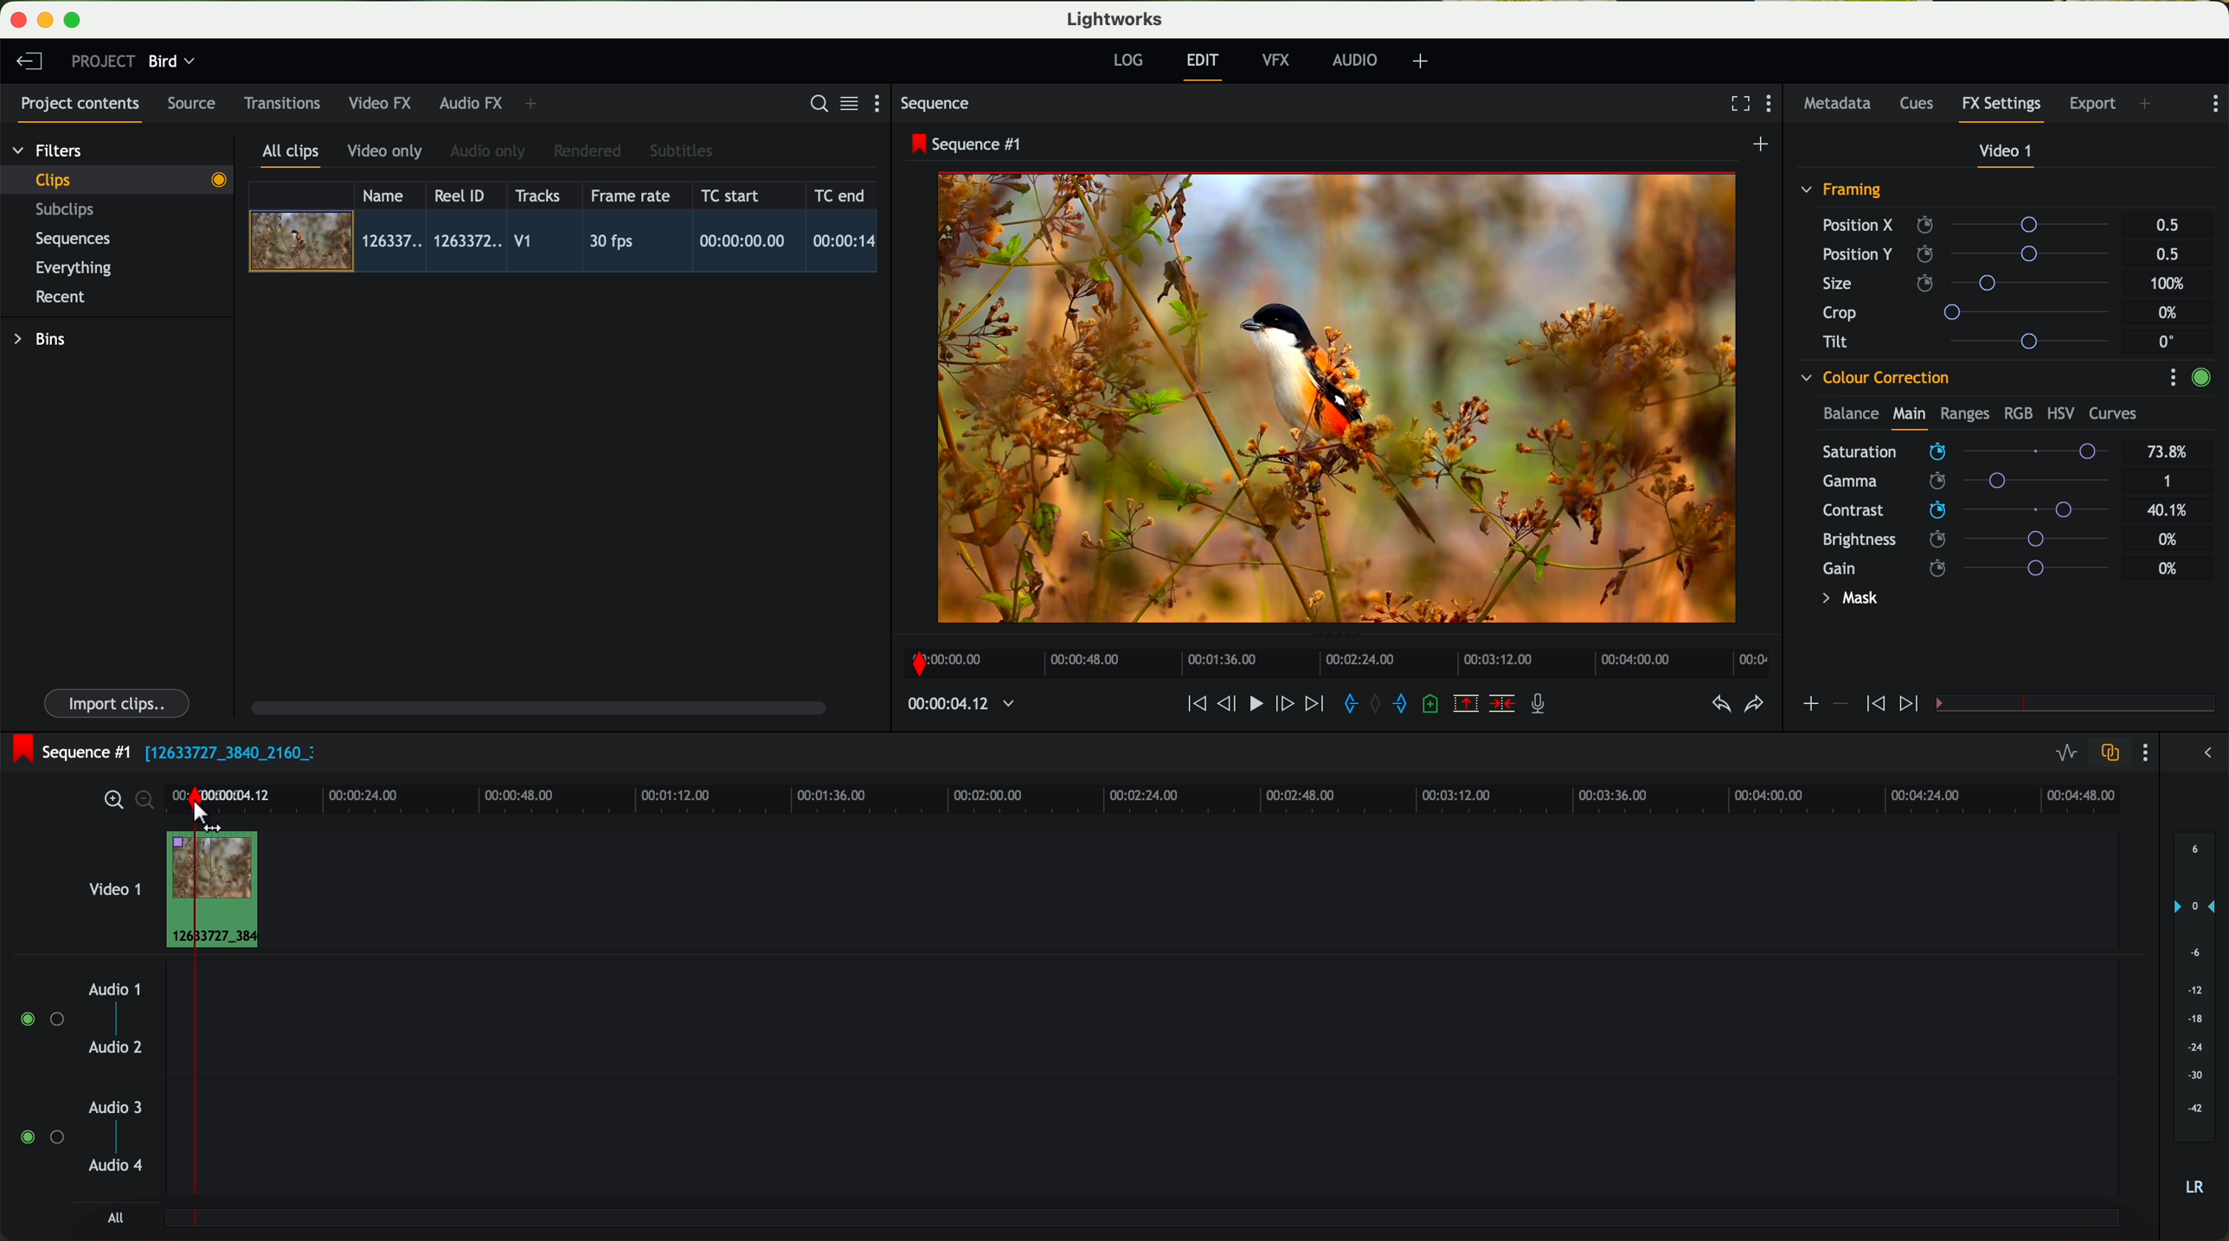 This screenshot has width=2229, height=1241. Describe the element at coordinates (292, 157) in the screenshot. I see `all clips` at that location.